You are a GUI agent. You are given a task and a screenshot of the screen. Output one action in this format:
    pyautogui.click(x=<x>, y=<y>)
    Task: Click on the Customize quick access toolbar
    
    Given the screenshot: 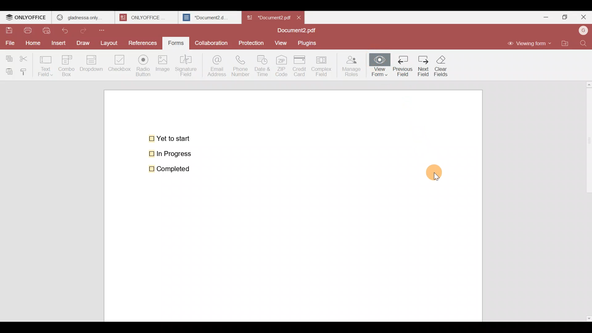 What is the action you would take?
    pyautogui.click(x=107, y=29)
    